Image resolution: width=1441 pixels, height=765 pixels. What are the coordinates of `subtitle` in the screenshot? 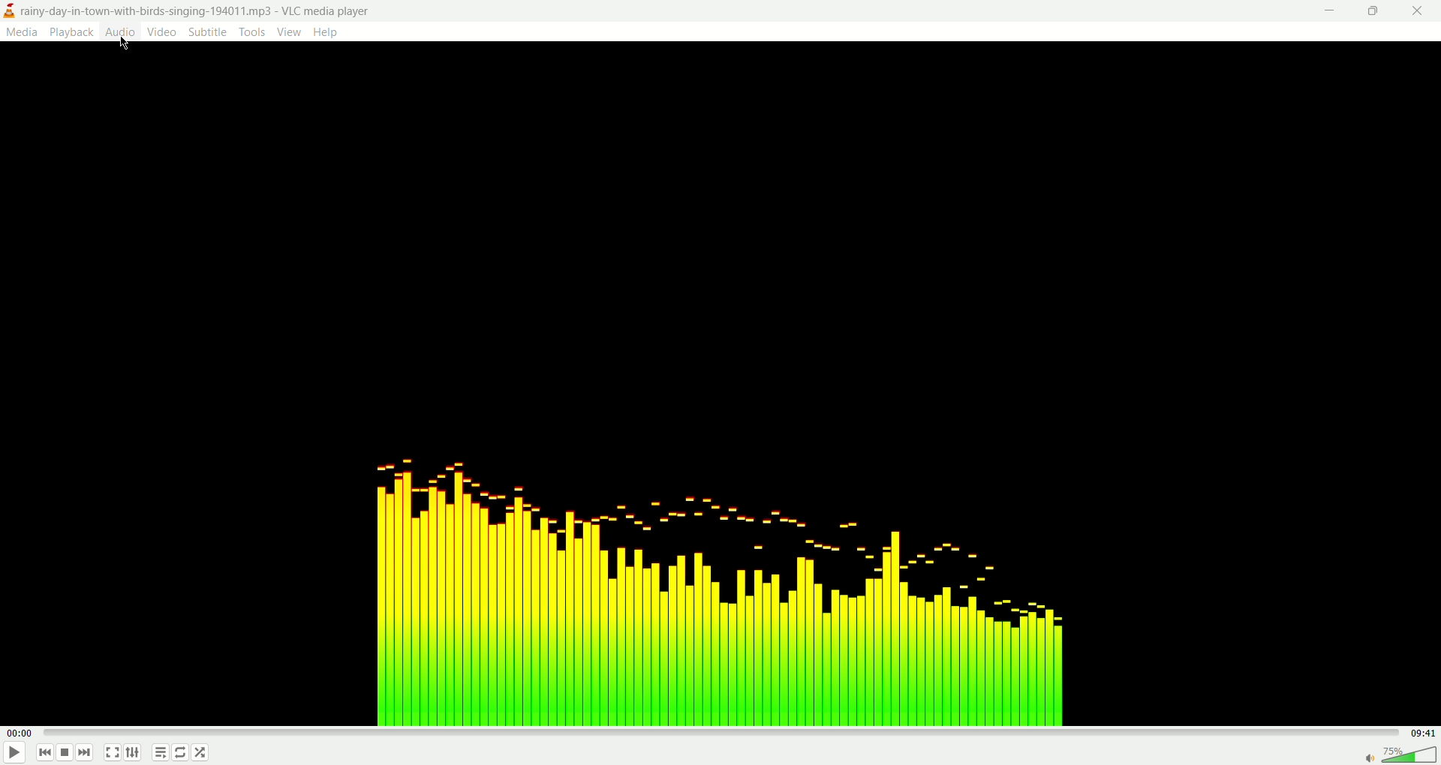 It's located at (209, 31).